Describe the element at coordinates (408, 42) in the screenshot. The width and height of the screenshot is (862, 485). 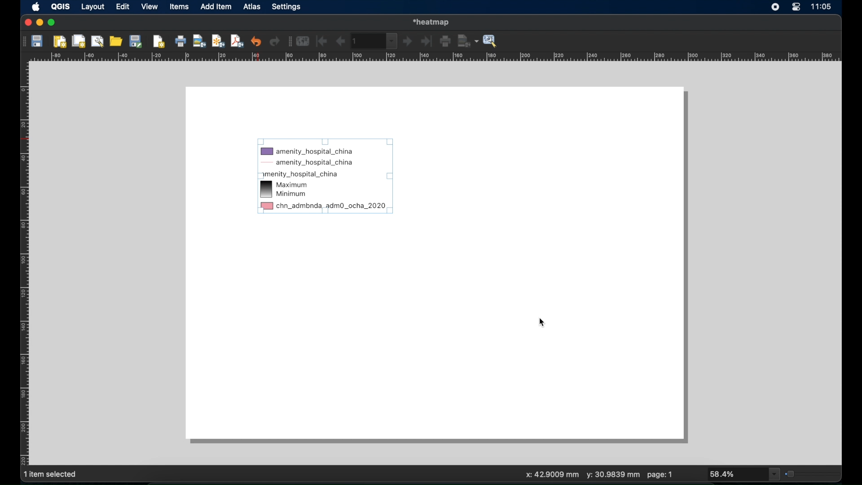
I see `next feature` at that location.